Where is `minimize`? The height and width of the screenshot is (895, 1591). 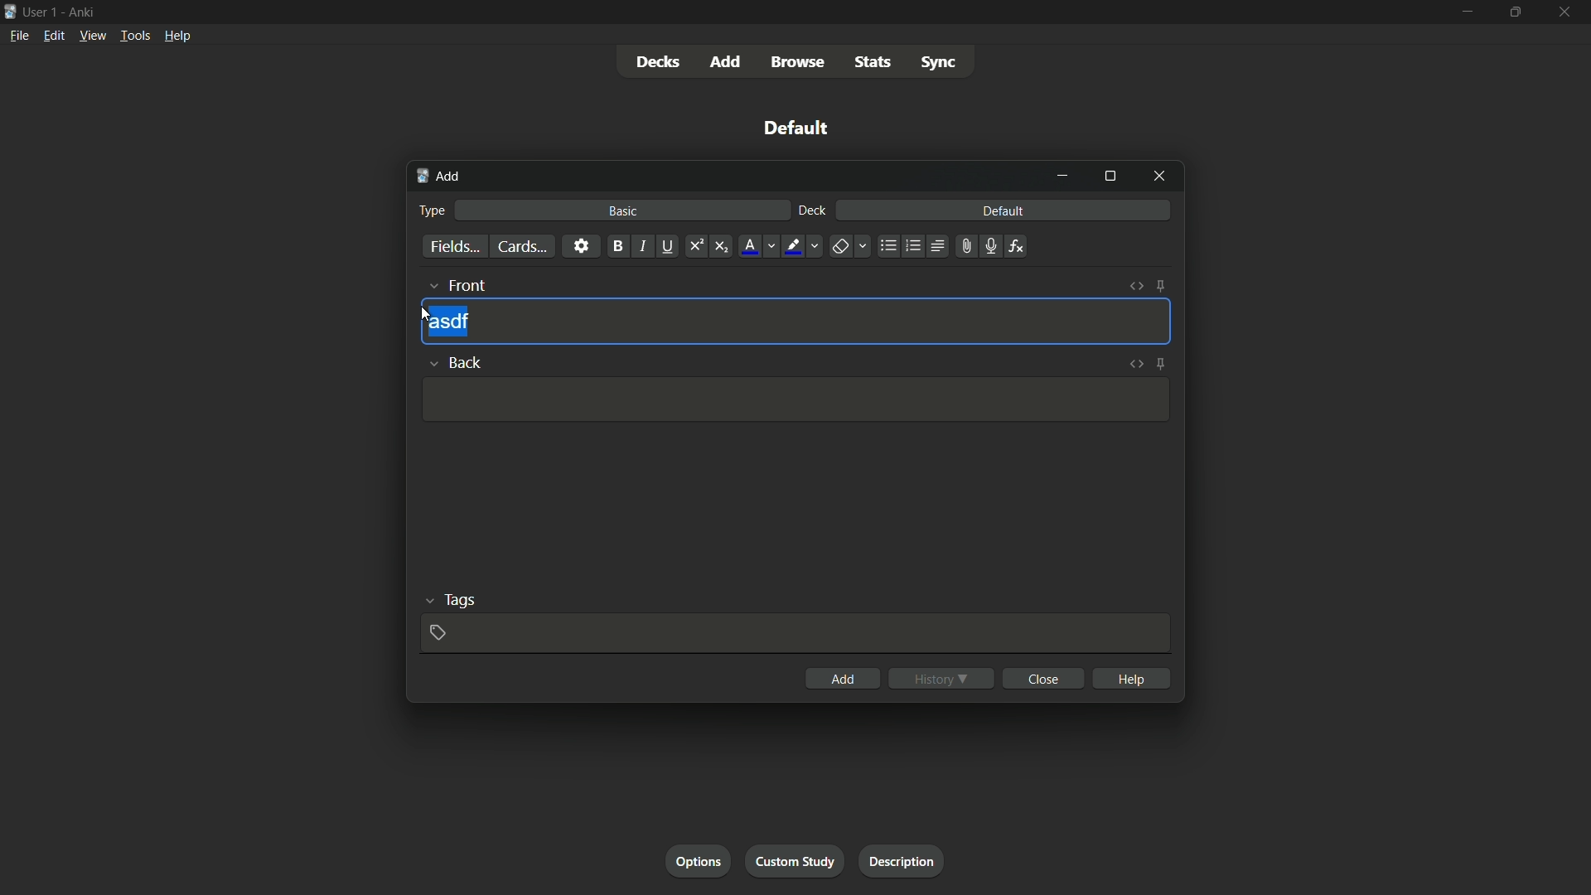 minimize is located at coordinates (1468, 11).